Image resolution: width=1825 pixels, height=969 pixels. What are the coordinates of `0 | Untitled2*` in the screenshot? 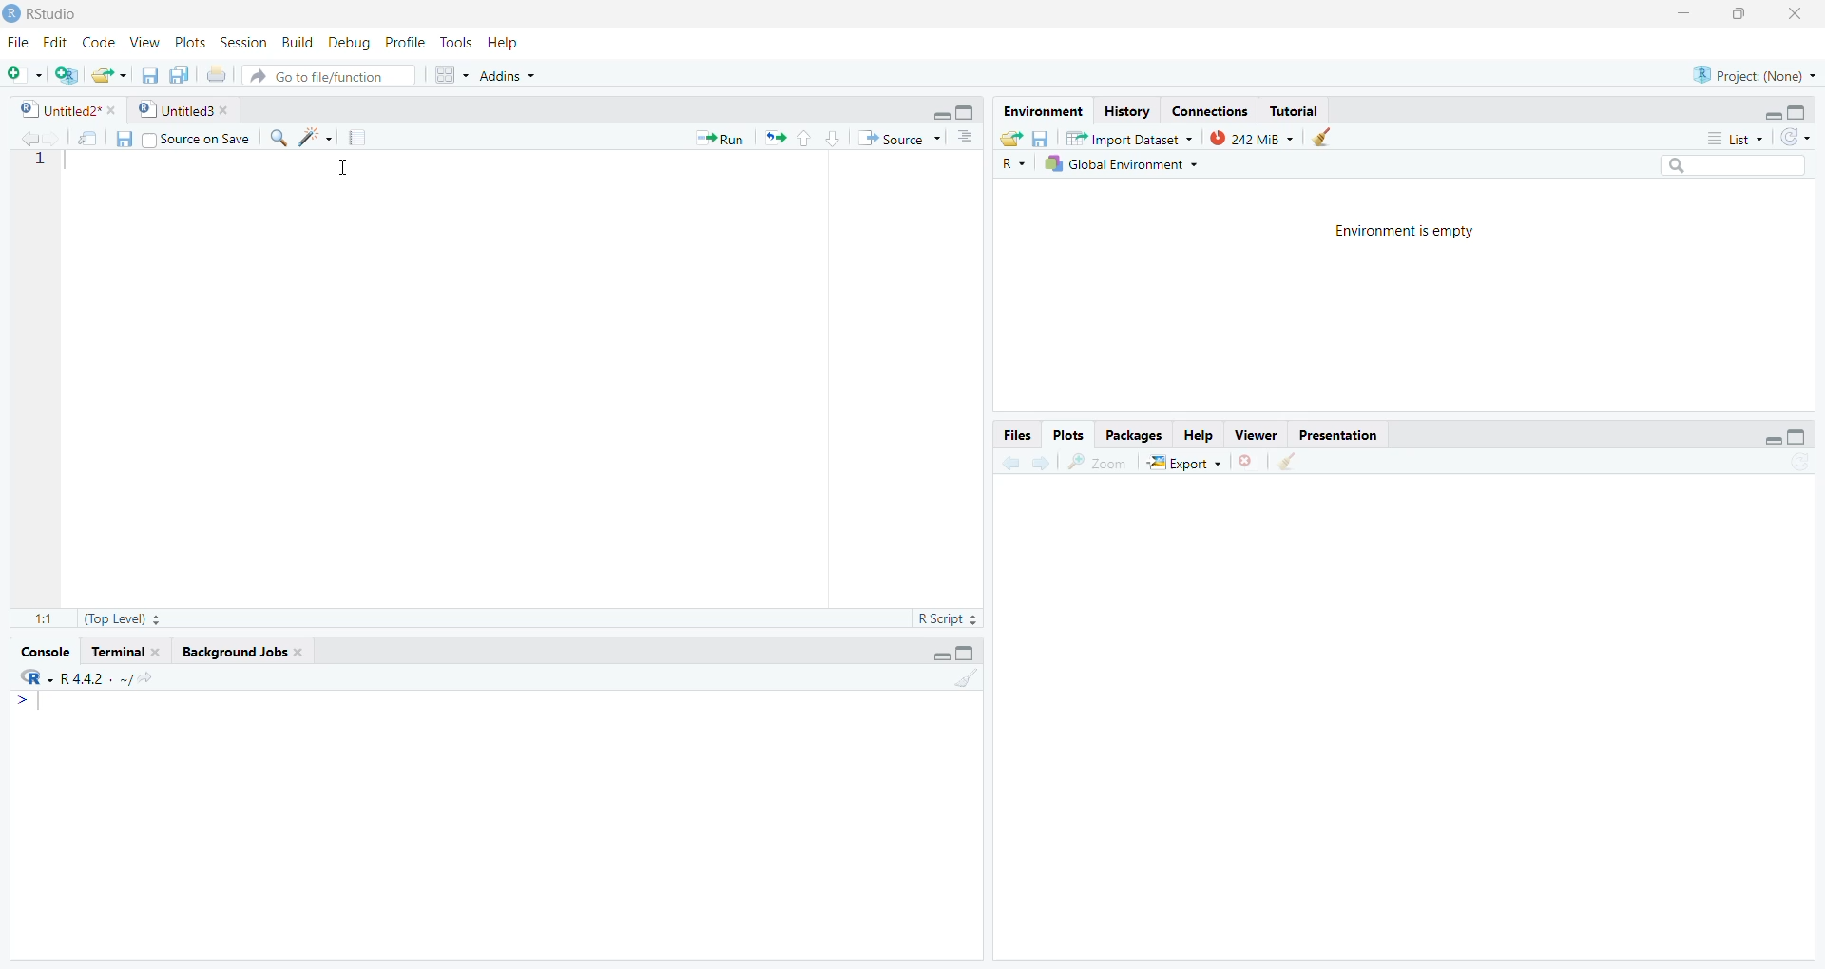 It's located at (66, 110).